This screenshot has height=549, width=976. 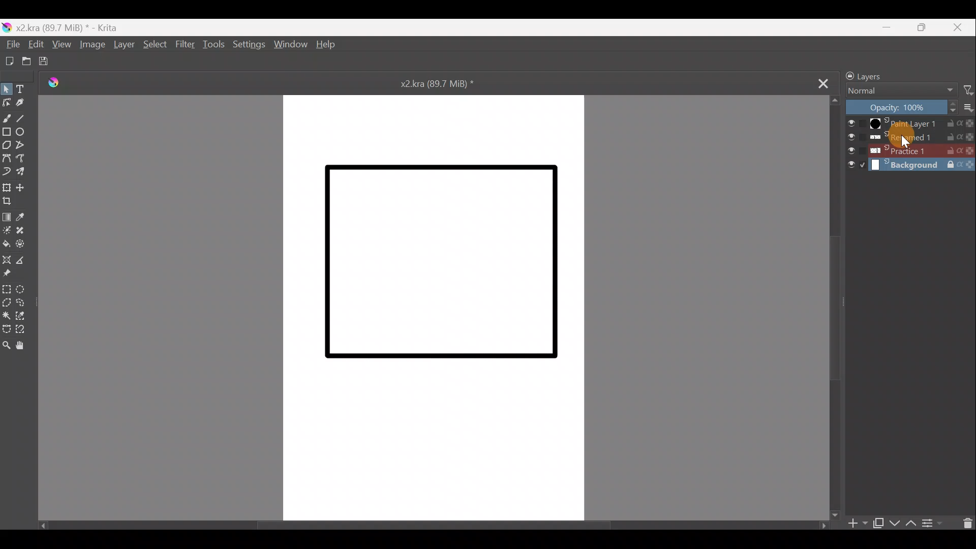 I want to click on File, so click(x=10, y=44).